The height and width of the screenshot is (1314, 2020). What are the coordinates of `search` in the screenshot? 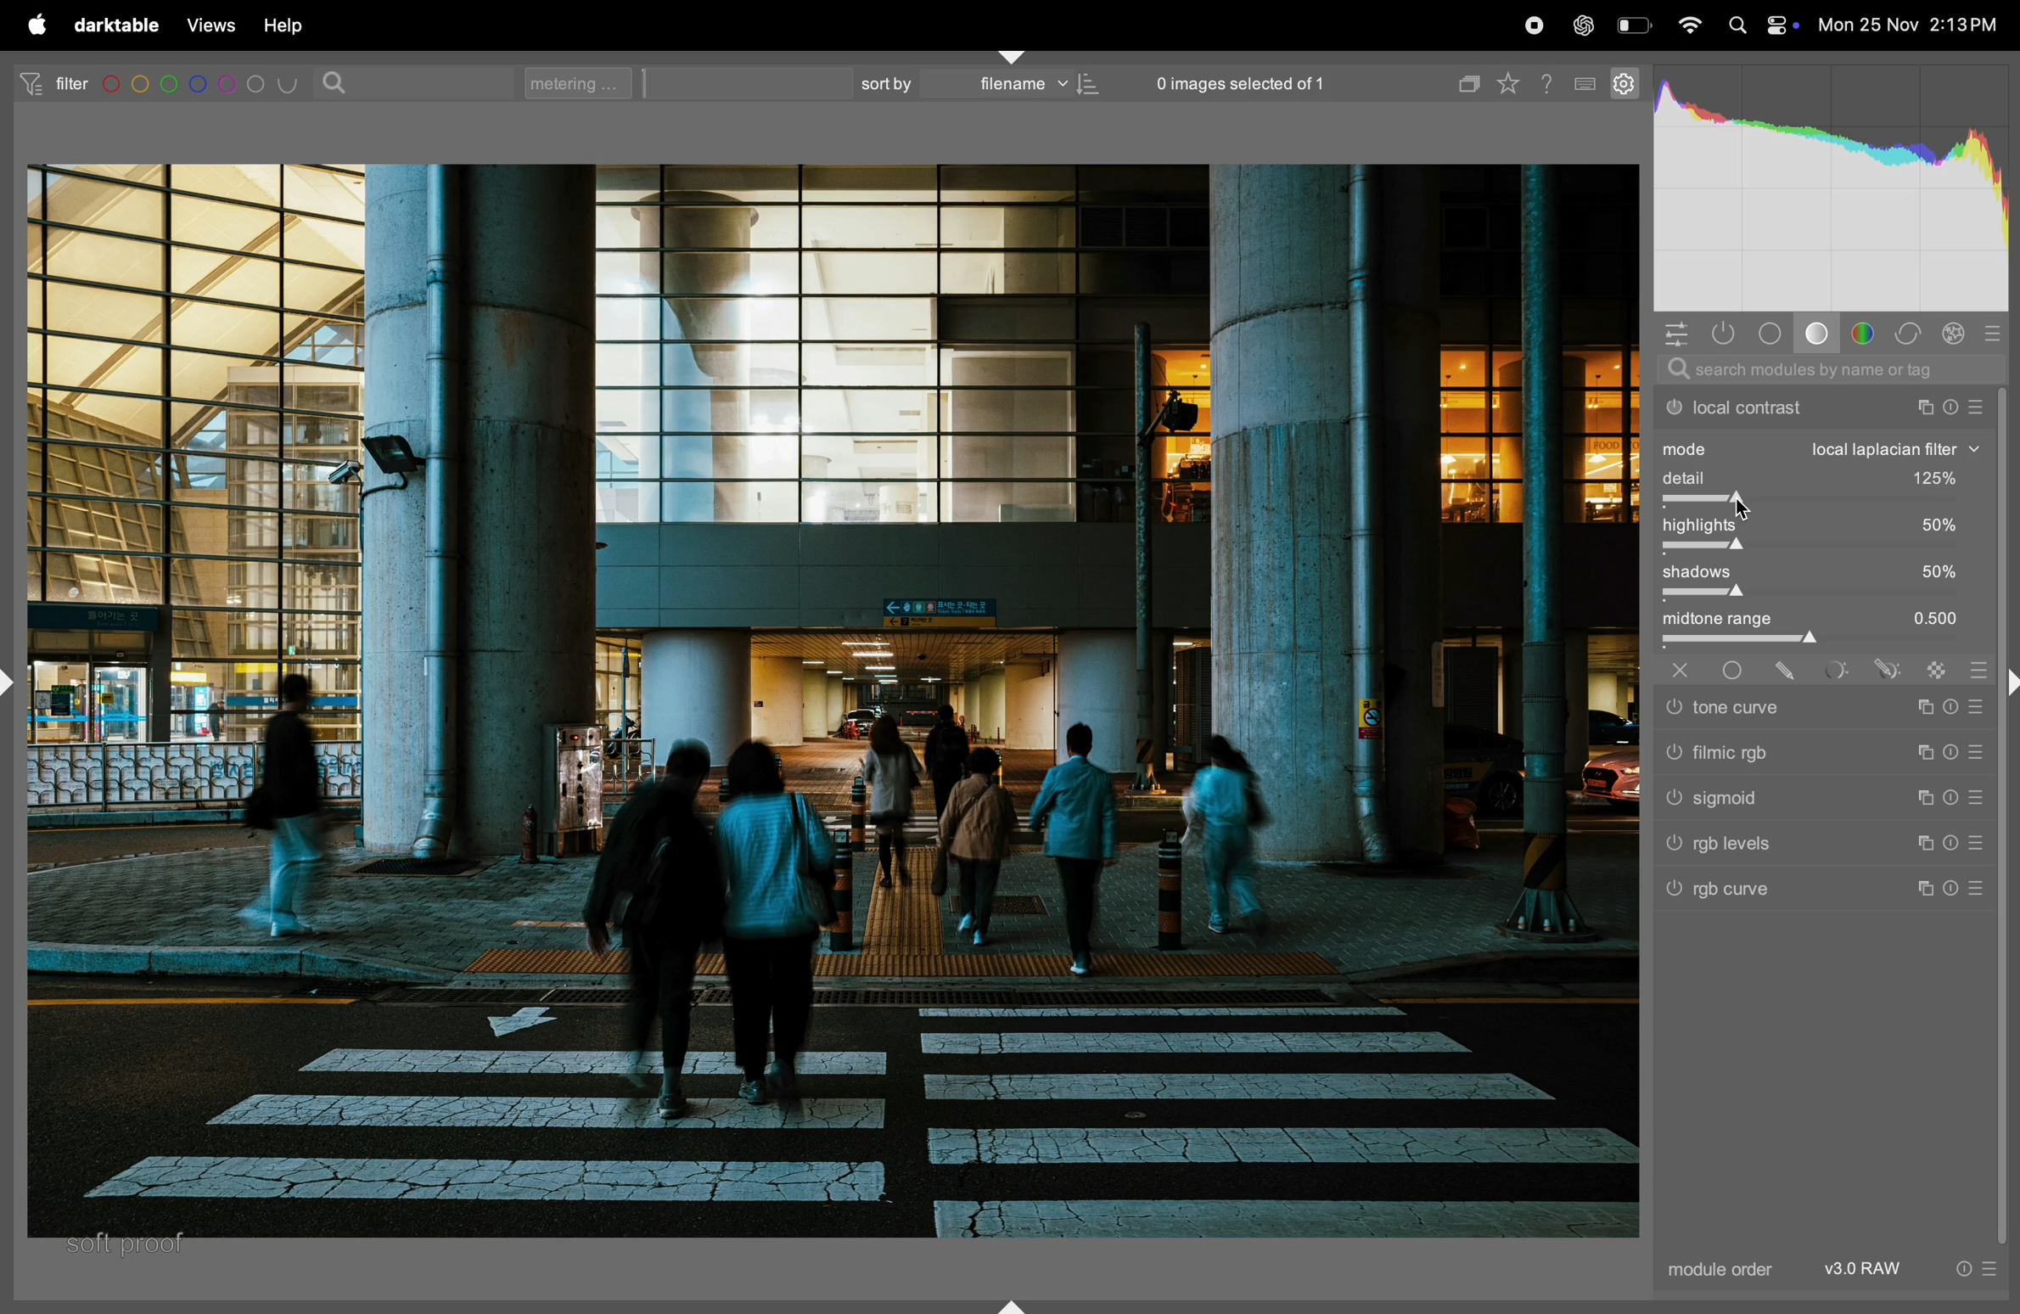 It's located at (1821, 373).